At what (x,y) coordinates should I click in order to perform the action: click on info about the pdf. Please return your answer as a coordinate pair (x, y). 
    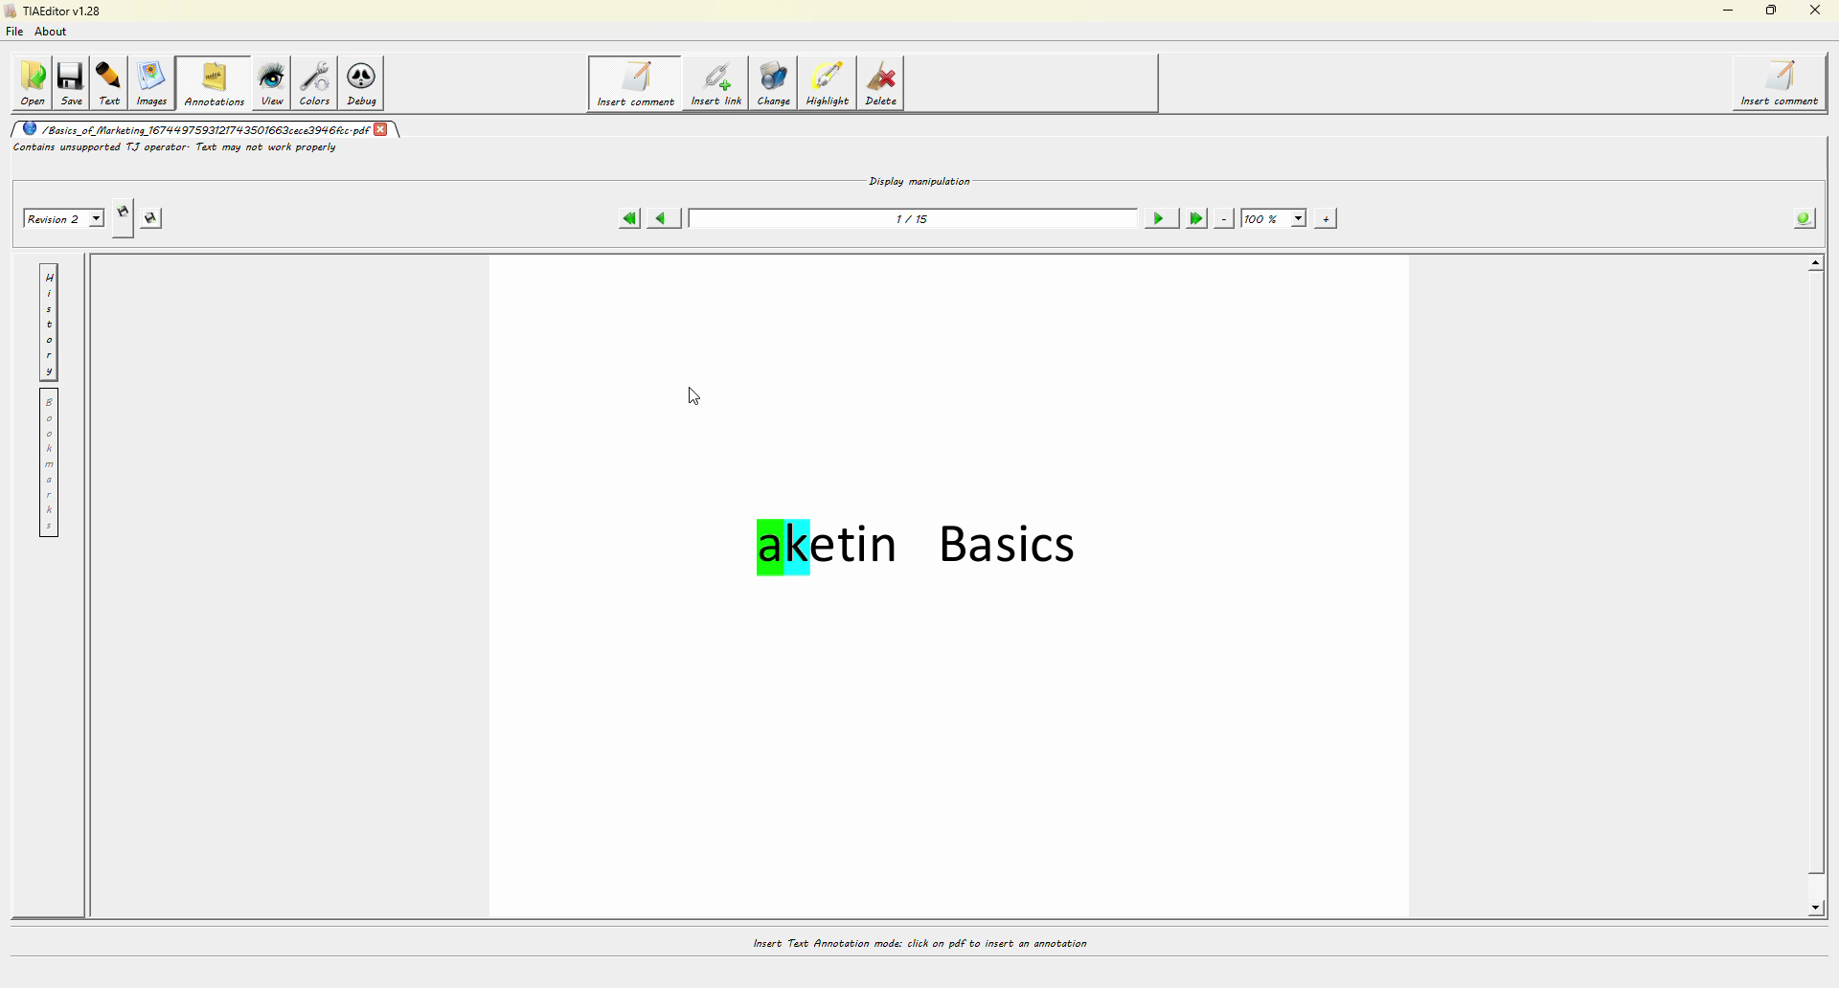
    Looking at the image, I should click on (1801, 219).